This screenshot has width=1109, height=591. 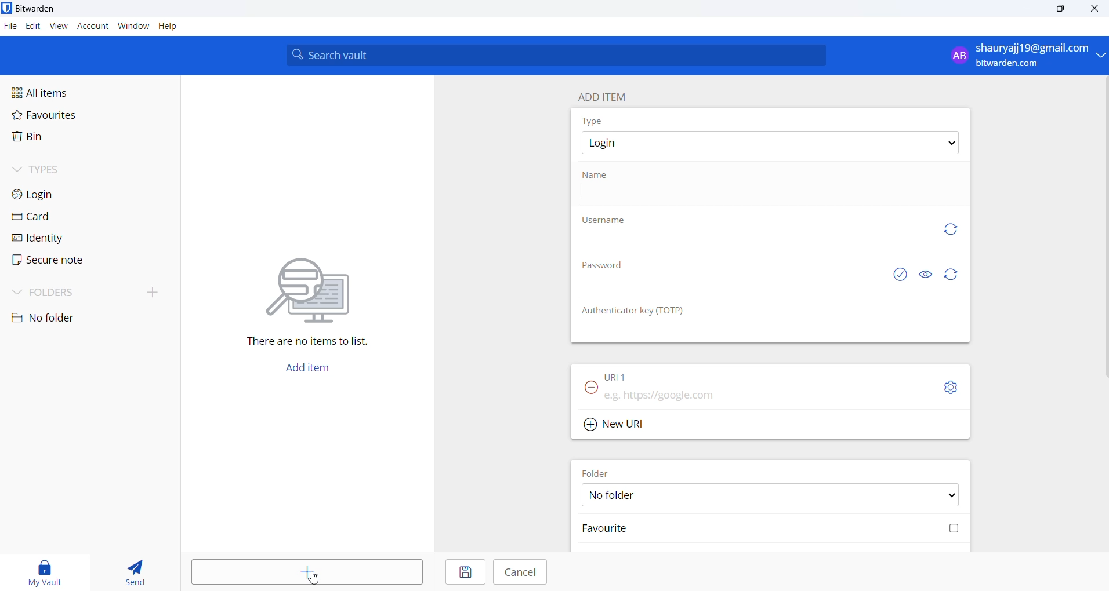 What do you see at coordinates (605, 268) in the screenshot?
I see `Password ` at bounding box center [605, 268].